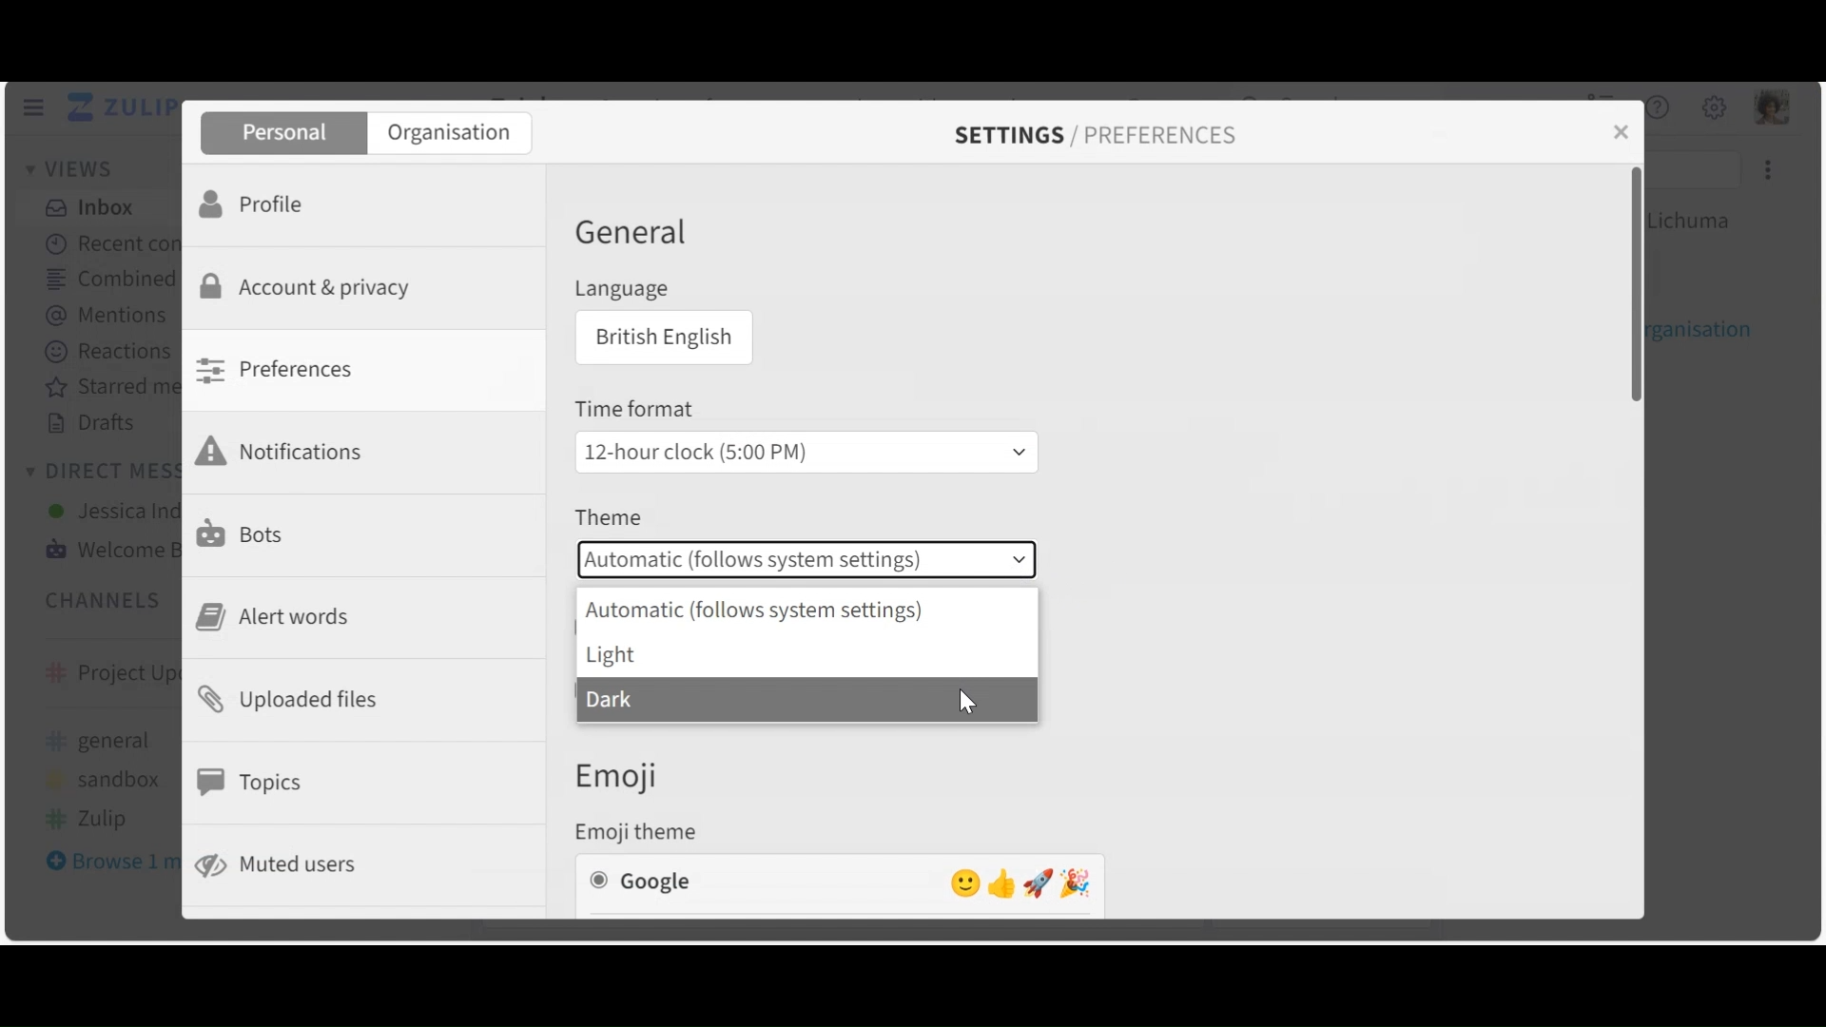 The width and height of the screenshot is (1826, 1027). Describe the element at coordinates (804, 451) in the screenshot. I see `Time Format Dropdown menu` at that location.